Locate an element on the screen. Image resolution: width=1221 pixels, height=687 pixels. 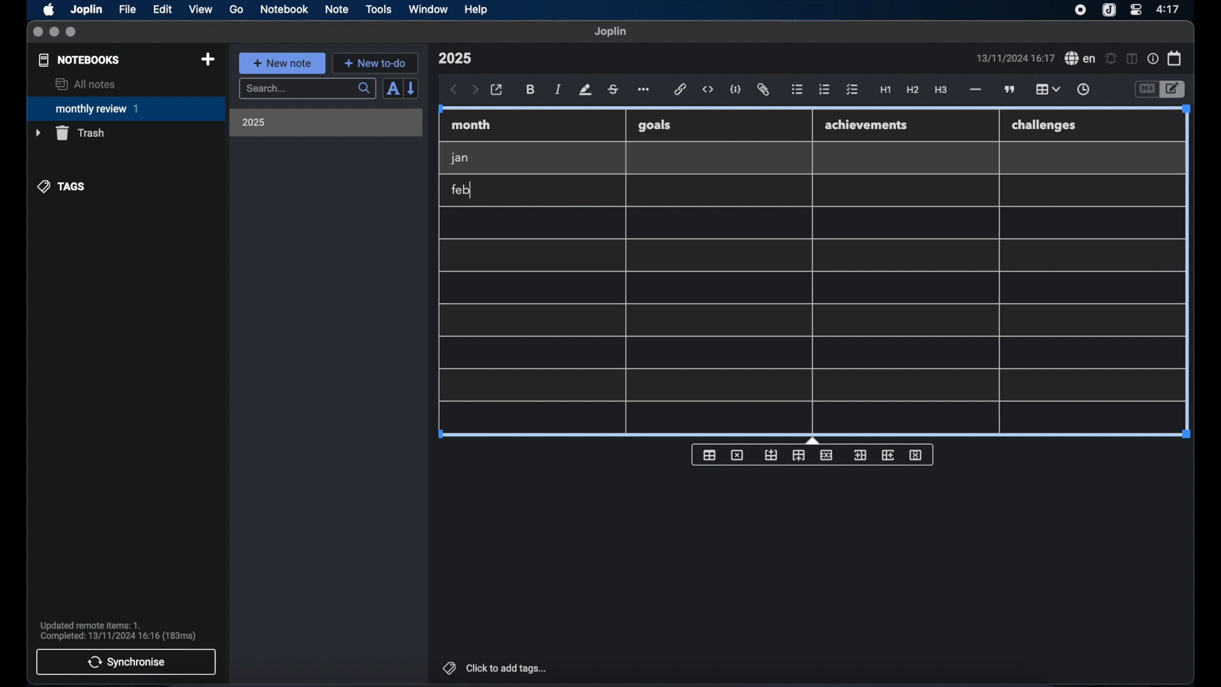
calendar is located at coordinates (1175, 58).